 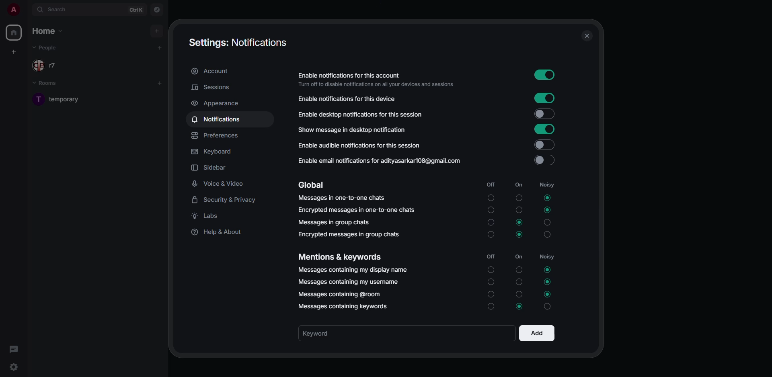 What do you see at coordinates (519, 199) in the screenshot?
I see `turn off` at bounding box center [519, 199].